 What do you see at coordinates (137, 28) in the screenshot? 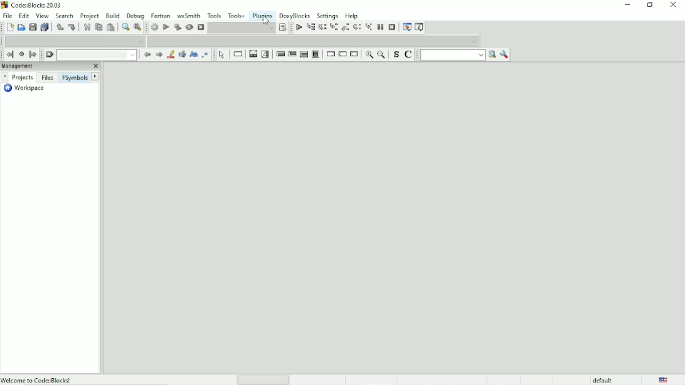
I see `Replace` at bounding box center [137, 28].